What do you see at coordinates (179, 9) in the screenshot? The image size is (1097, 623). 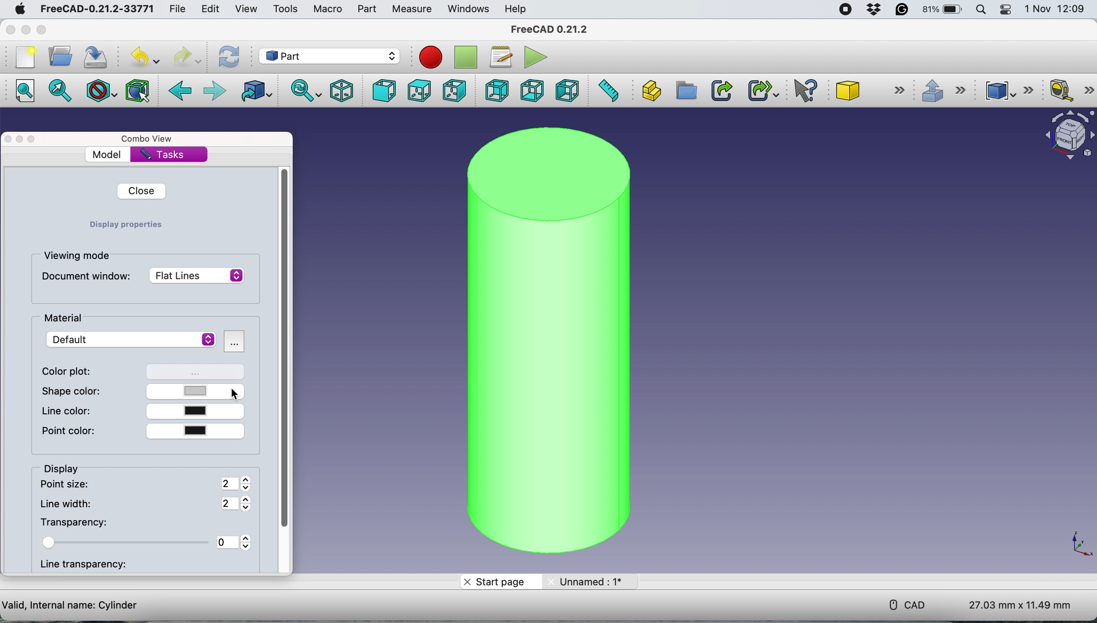 I see `file` at bounding box center [179, 9].